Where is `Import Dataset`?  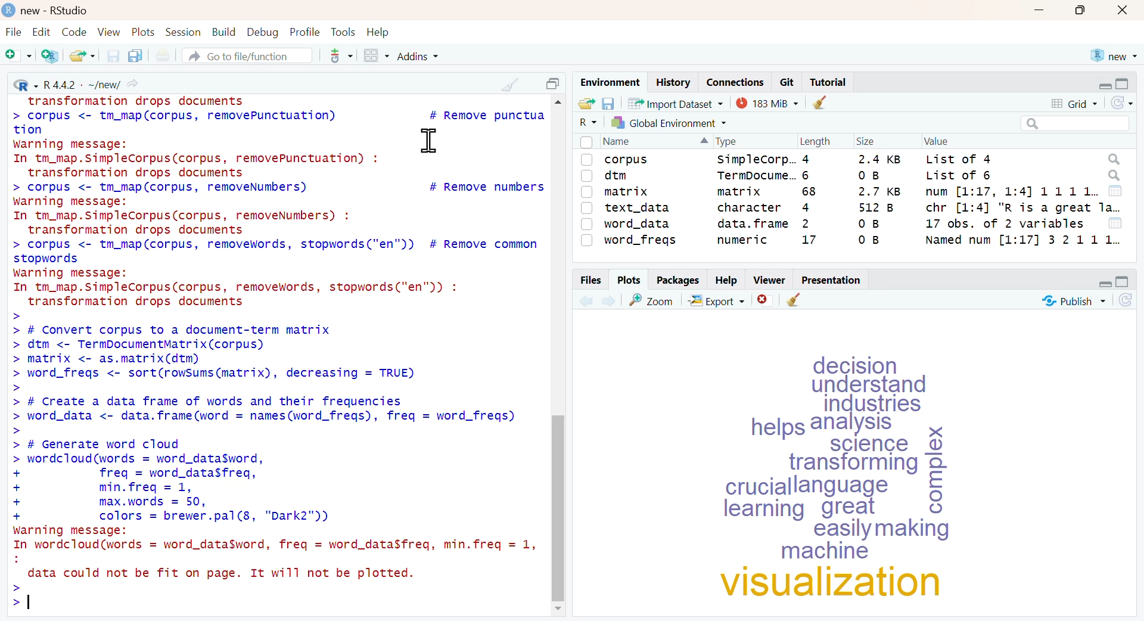 Import Dataset is located at coordinates (676, 103).